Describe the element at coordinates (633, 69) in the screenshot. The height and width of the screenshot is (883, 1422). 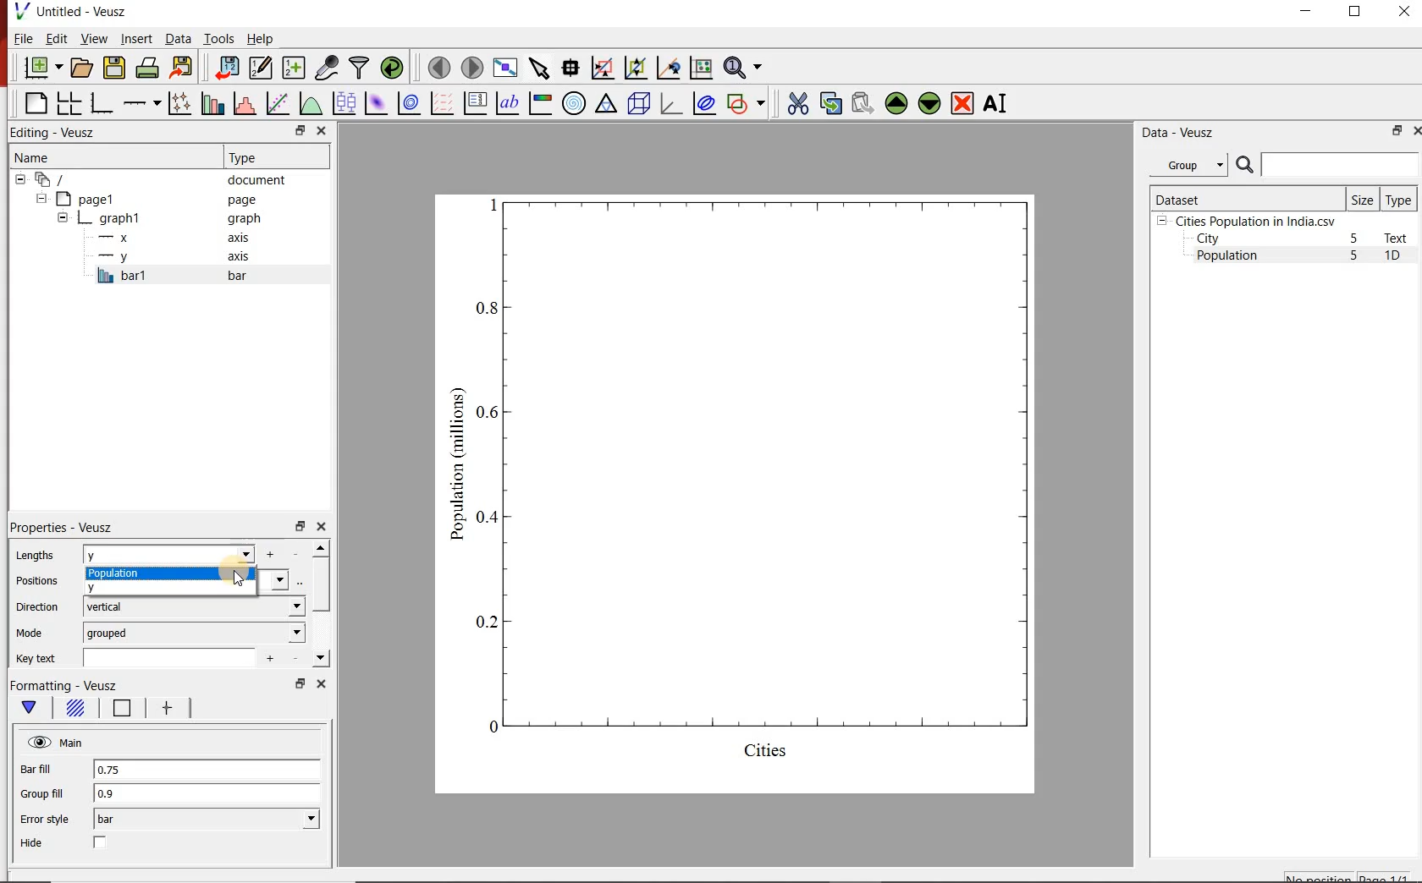
I see `click to zoom out of graph axes` at that location.